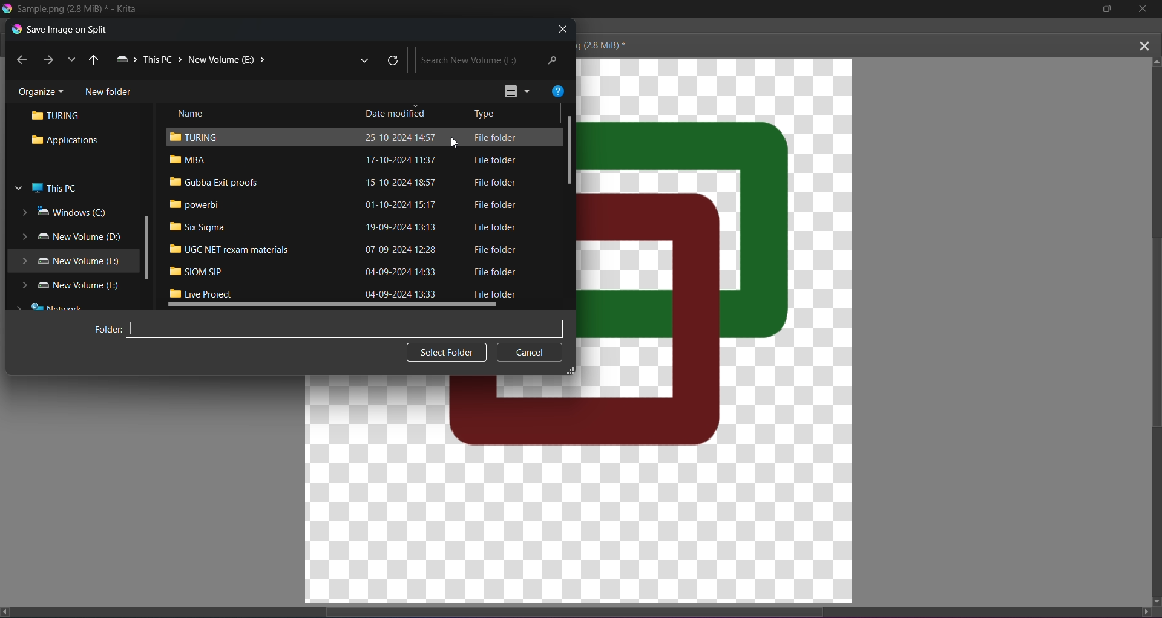 Image resolution: width=1162 pixels, height=618 pixels. What do you see at coordinates (1157, 60) in the screenshot?
I see `Scroll up` at bounding box center [1157, 60].